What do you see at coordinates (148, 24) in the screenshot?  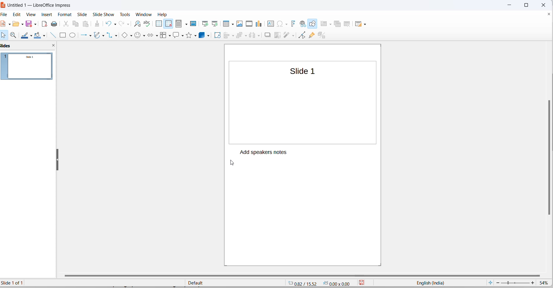 I see `spellings ` at bounding box center [148, 24].